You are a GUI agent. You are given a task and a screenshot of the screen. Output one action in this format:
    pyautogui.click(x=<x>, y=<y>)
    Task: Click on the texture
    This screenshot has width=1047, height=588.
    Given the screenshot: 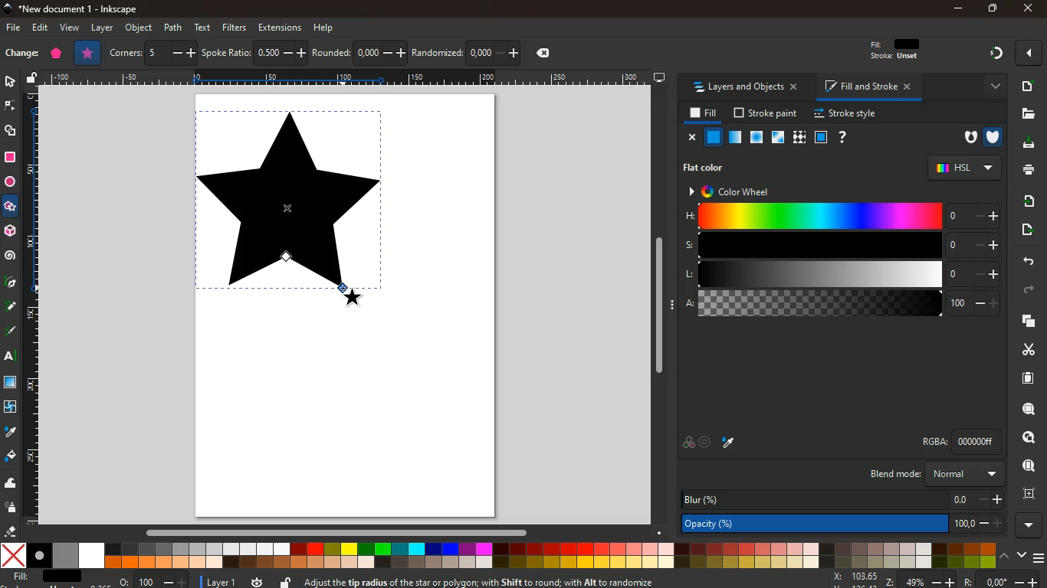 What is the action you would take?
    pyautogui.click(x=799, y=136)
    